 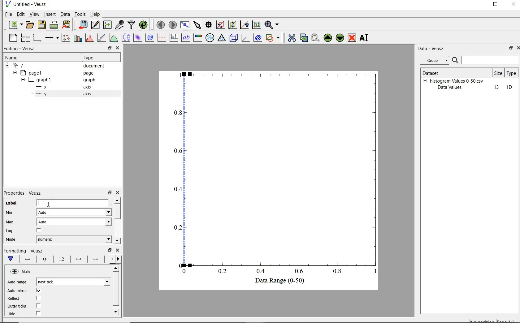 What do you see at coordinates (315, 38) in the screenshot?
I see `paste the selected widget` at bounding box center [315, 38].